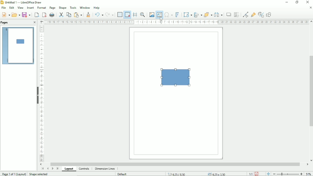  Describe the element at coordinates (310, 91) in the screenshot. I see `Vertical scrollbar` at that location.